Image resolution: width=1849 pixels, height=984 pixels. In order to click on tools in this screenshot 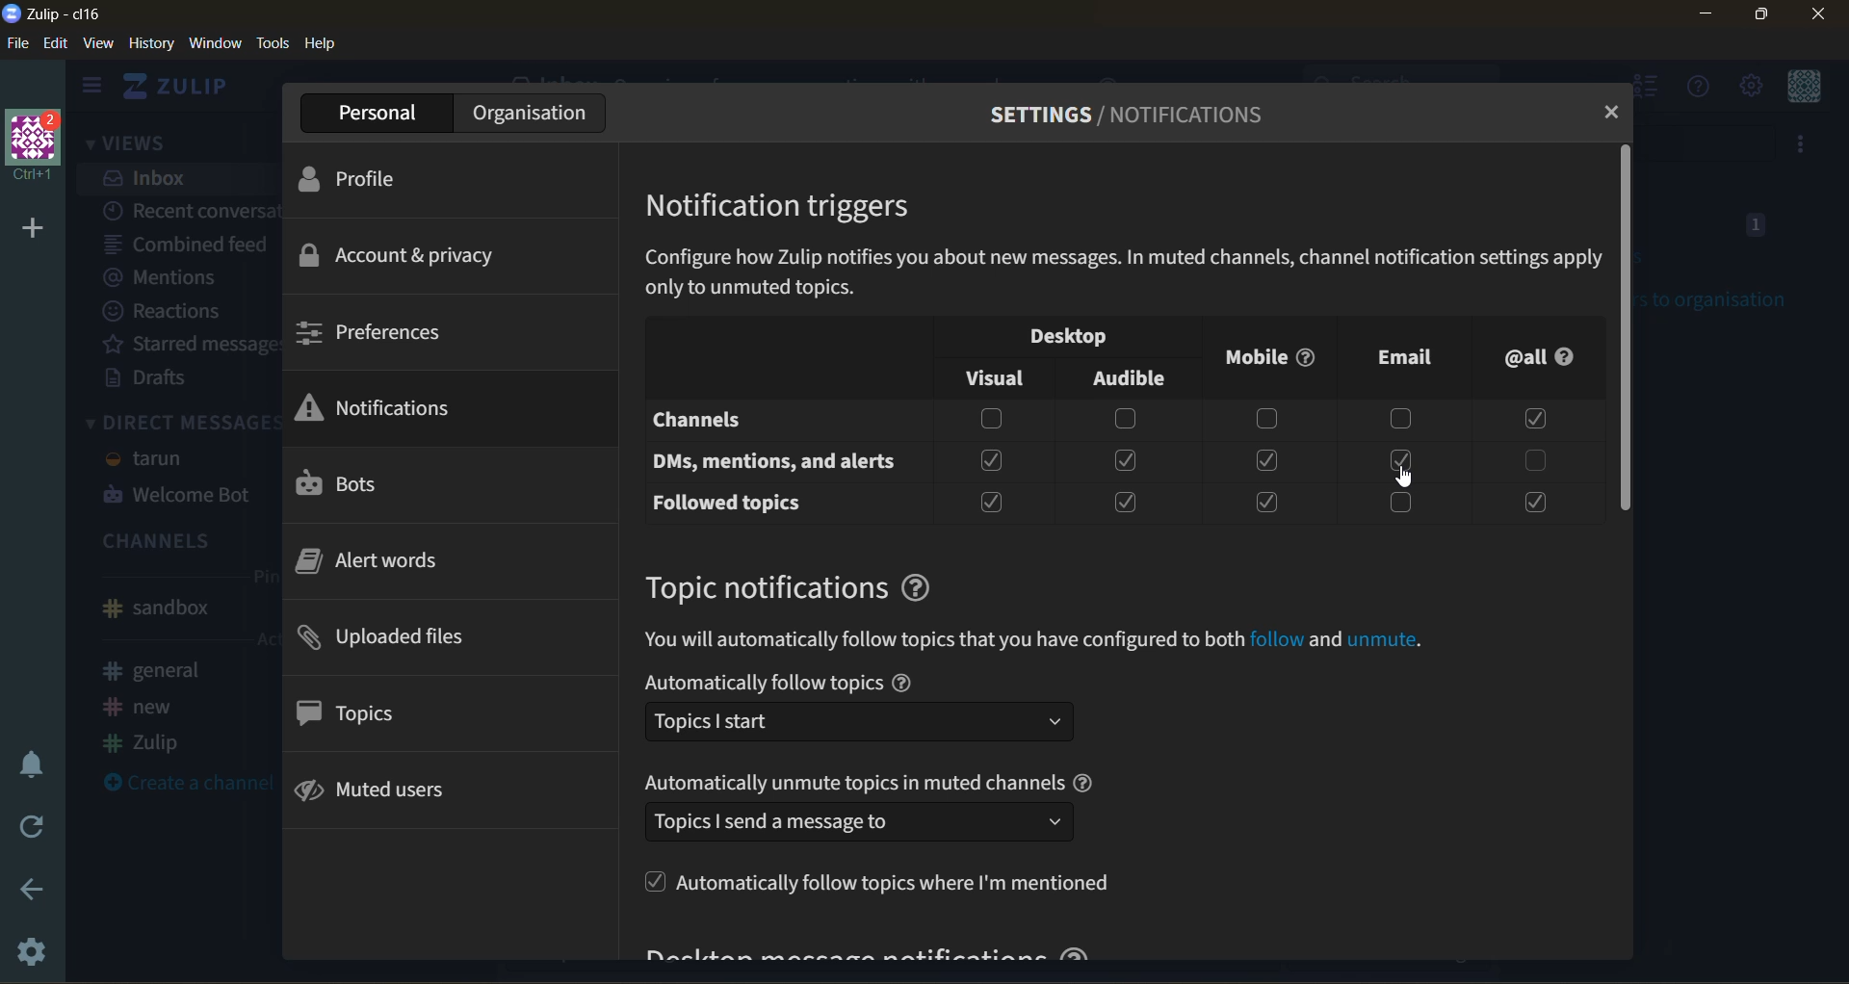, I will do `click(274, 46)`.